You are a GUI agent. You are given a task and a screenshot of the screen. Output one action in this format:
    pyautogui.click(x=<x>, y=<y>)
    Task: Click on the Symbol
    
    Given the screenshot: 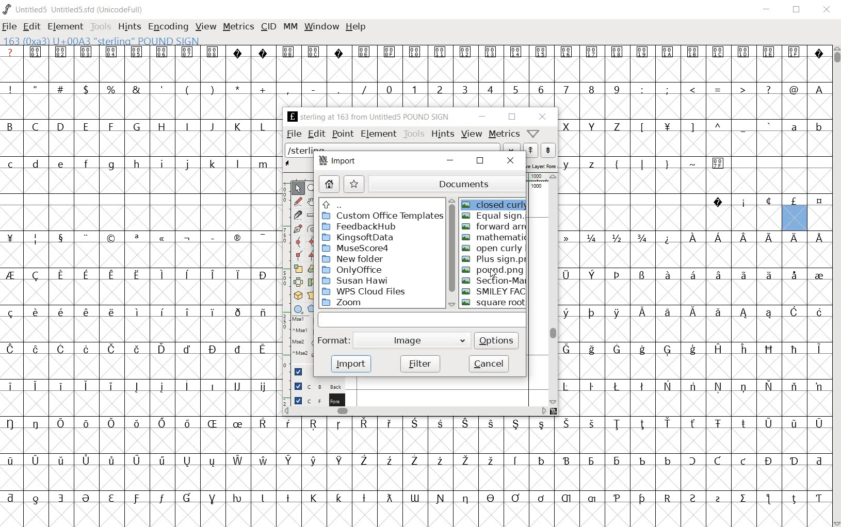 What is the action you would take?
    pyautogui.click(x=742, y=424)
    